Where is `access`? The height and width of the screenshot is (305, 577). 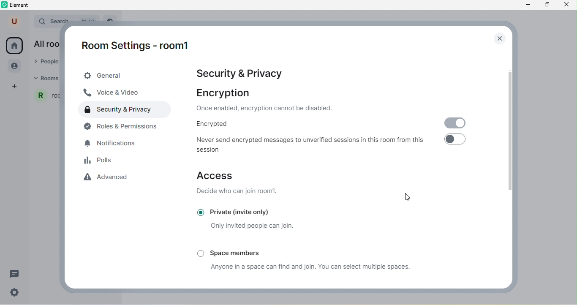
access is located at coordinates (216, 176).